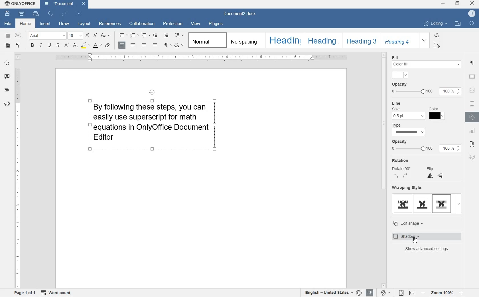 This screenshot has width=479, height=297. I want to click on cursor, so click(415, 240).